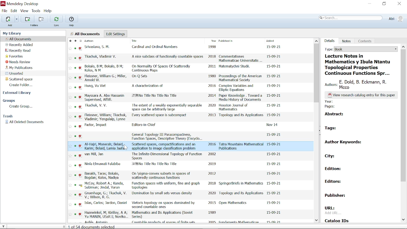 The height and width of the screenshot is (229, 407). What do you see at coordinates (274, 183) in the screenshot?
I see `date` at bounding box center [274, 183].